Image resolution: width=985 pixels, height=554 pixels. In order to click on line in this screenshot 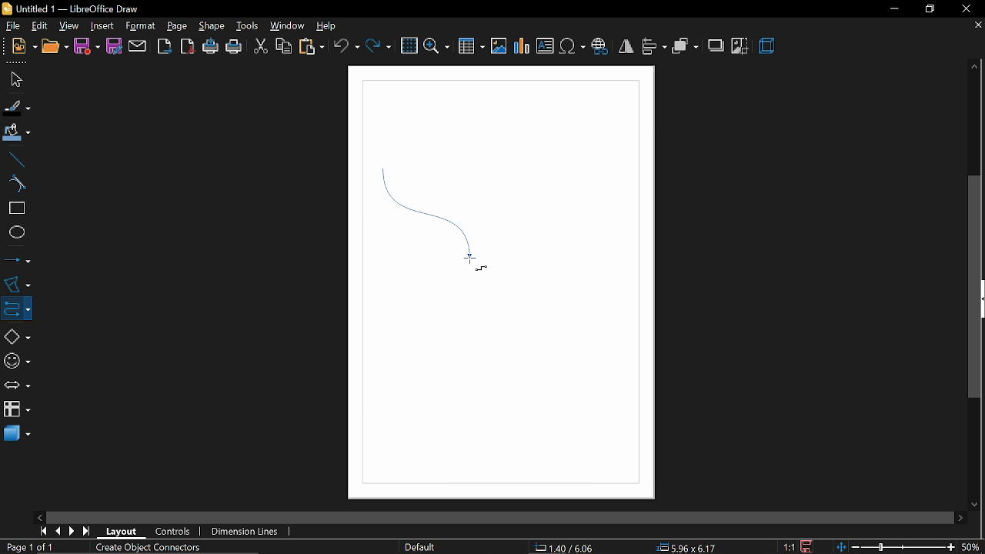, I will do `click(14, 158)`.